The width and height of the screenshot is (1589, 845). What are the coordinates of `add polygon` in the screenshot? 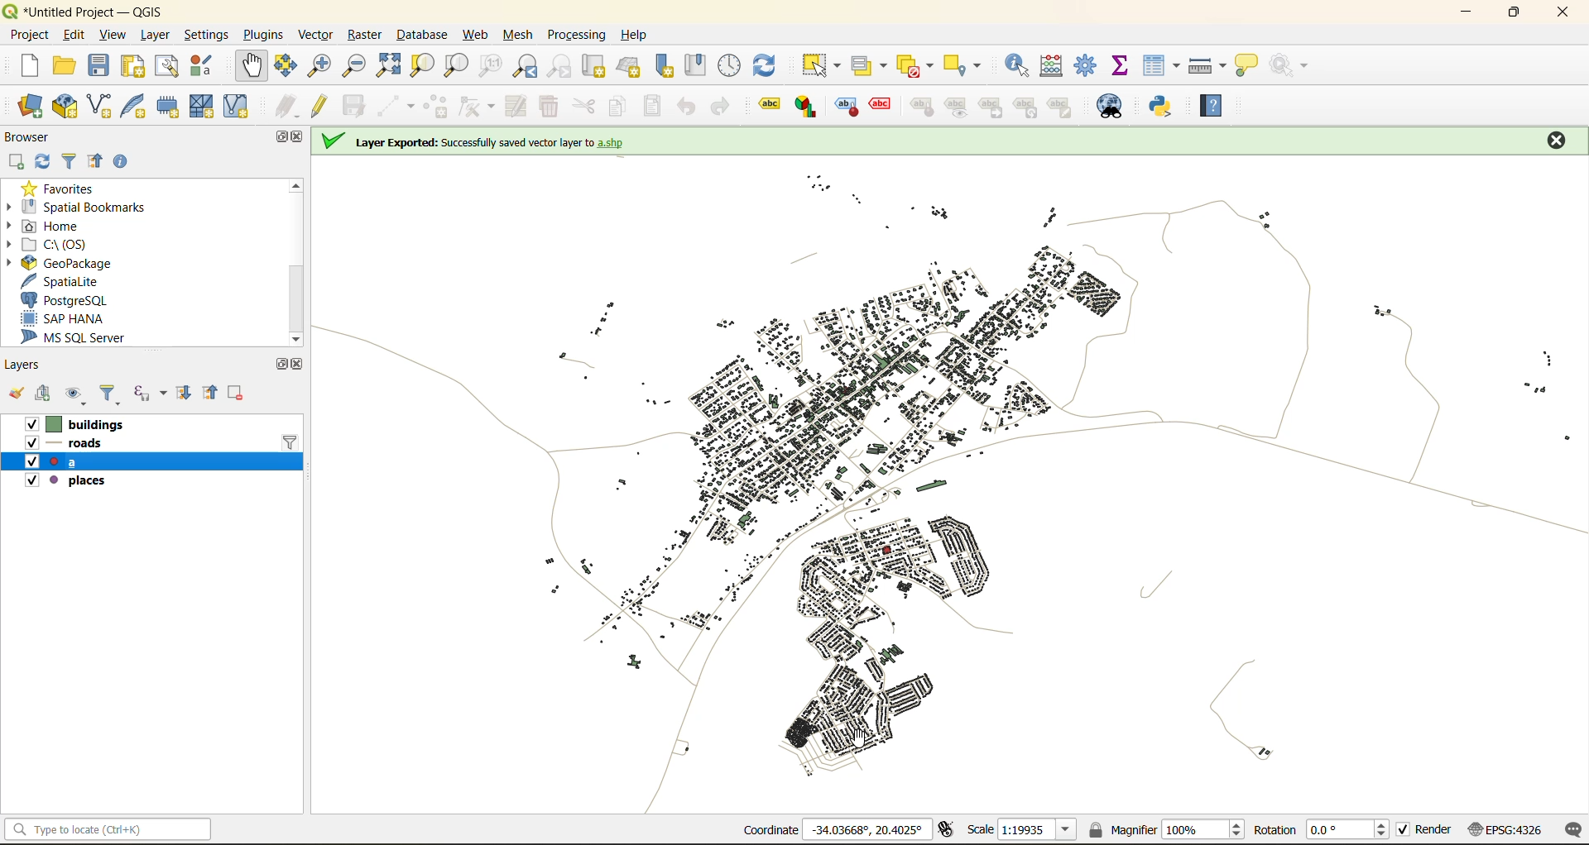 It's located at (437, 107).